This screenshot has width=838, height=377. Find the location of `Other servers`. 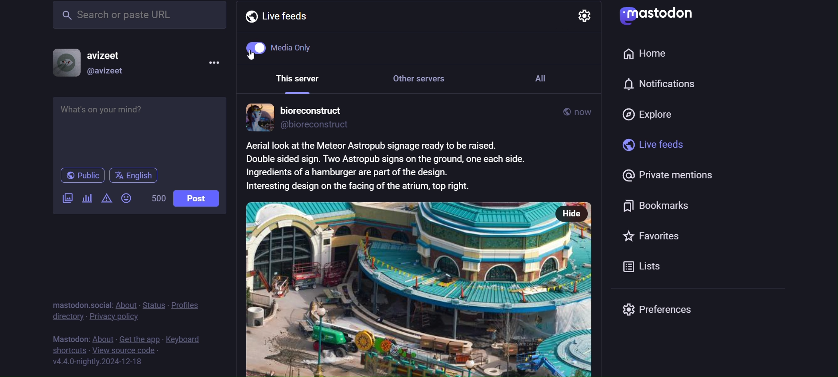

Other servers is located at coordinates (428, 79).